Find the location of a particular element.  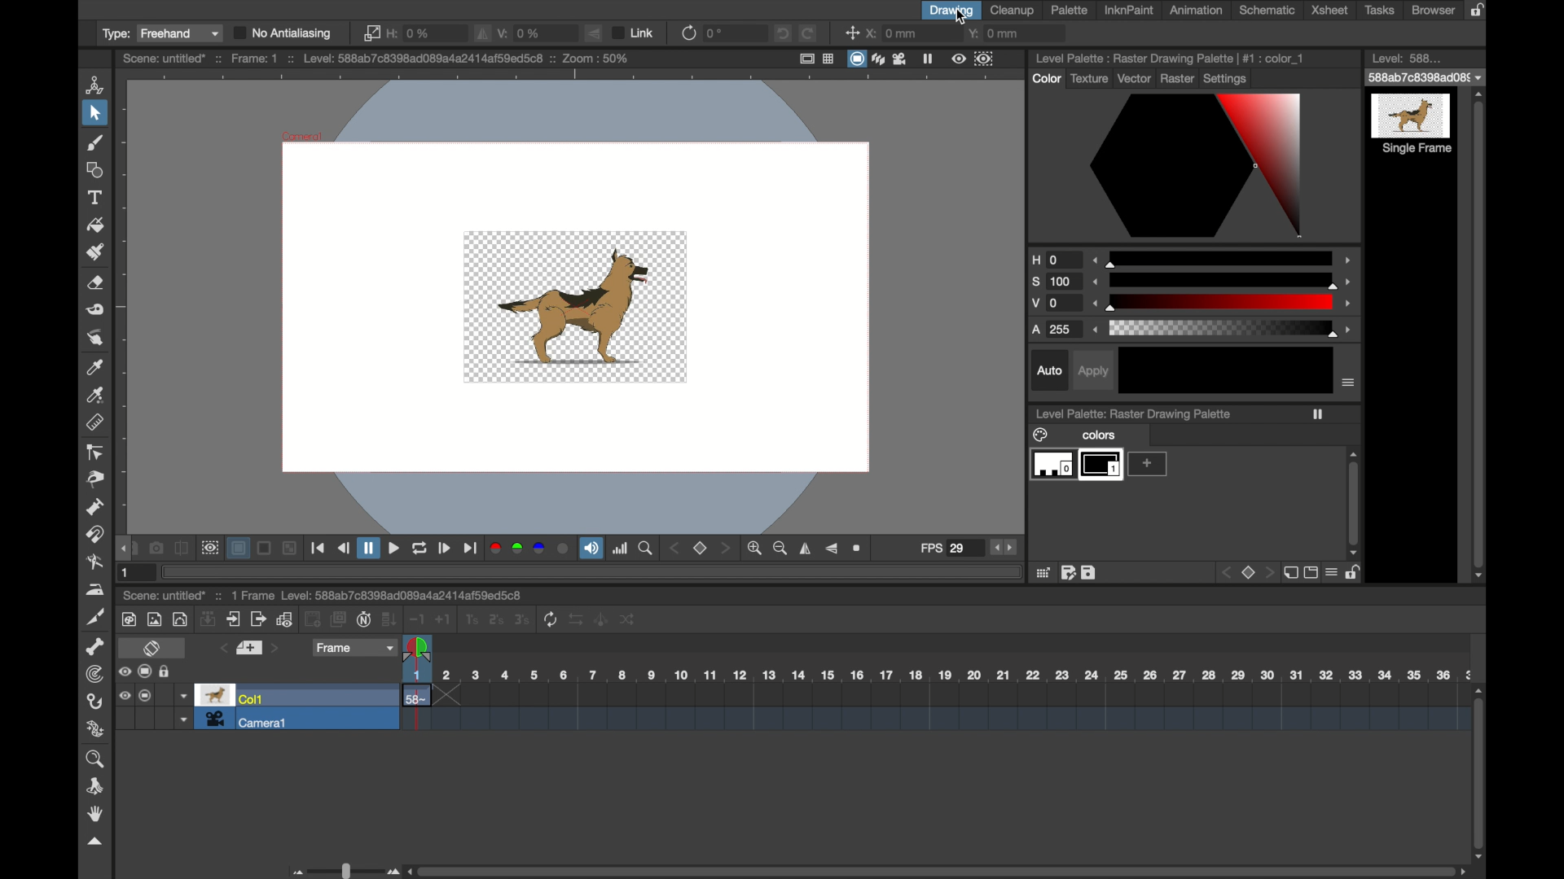

link is located at coordinates (371, 33).